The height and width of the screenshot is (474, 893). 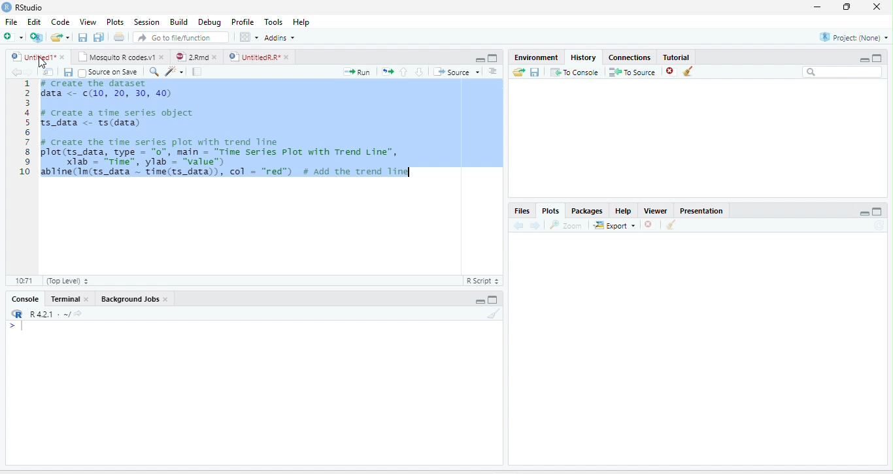 I want to click on New line, so click(x=16, y=326).